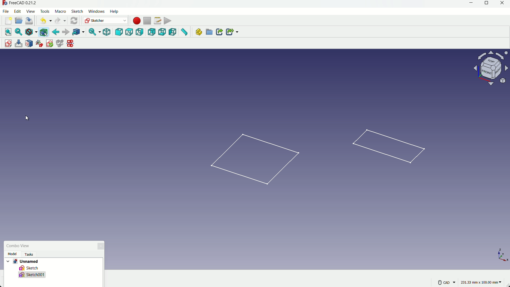 Image resolution: width=510 pixels, height=287 pixels. Describe the element at coordinates (31, 268) in the screenshot. I see `sketch` at that location.